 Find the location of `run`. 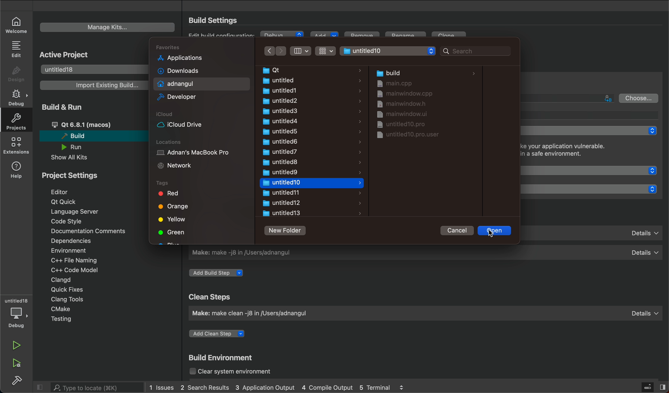

run is located at coordinates (77, 147).